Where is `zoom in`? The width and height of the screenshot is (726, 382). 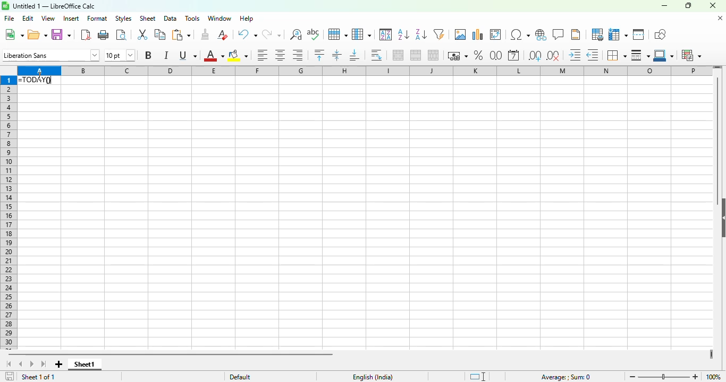
zoom in is located at coordinates (695, 377).